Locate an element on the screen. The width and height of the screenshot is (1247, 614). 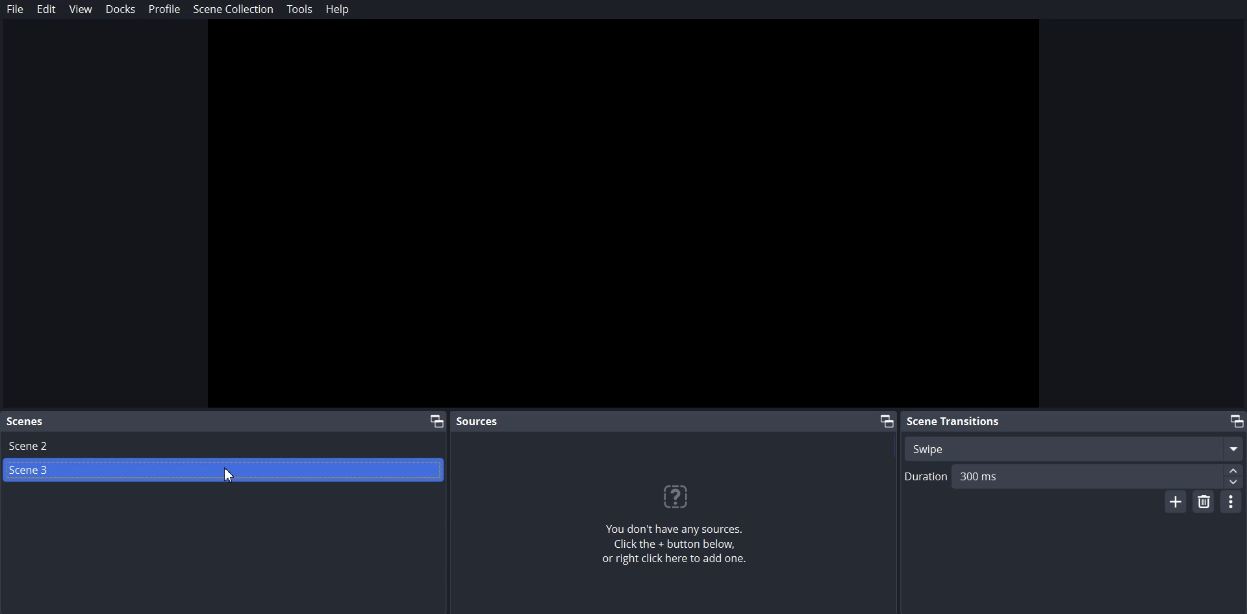
Tools is located at coordinates (299, 9).